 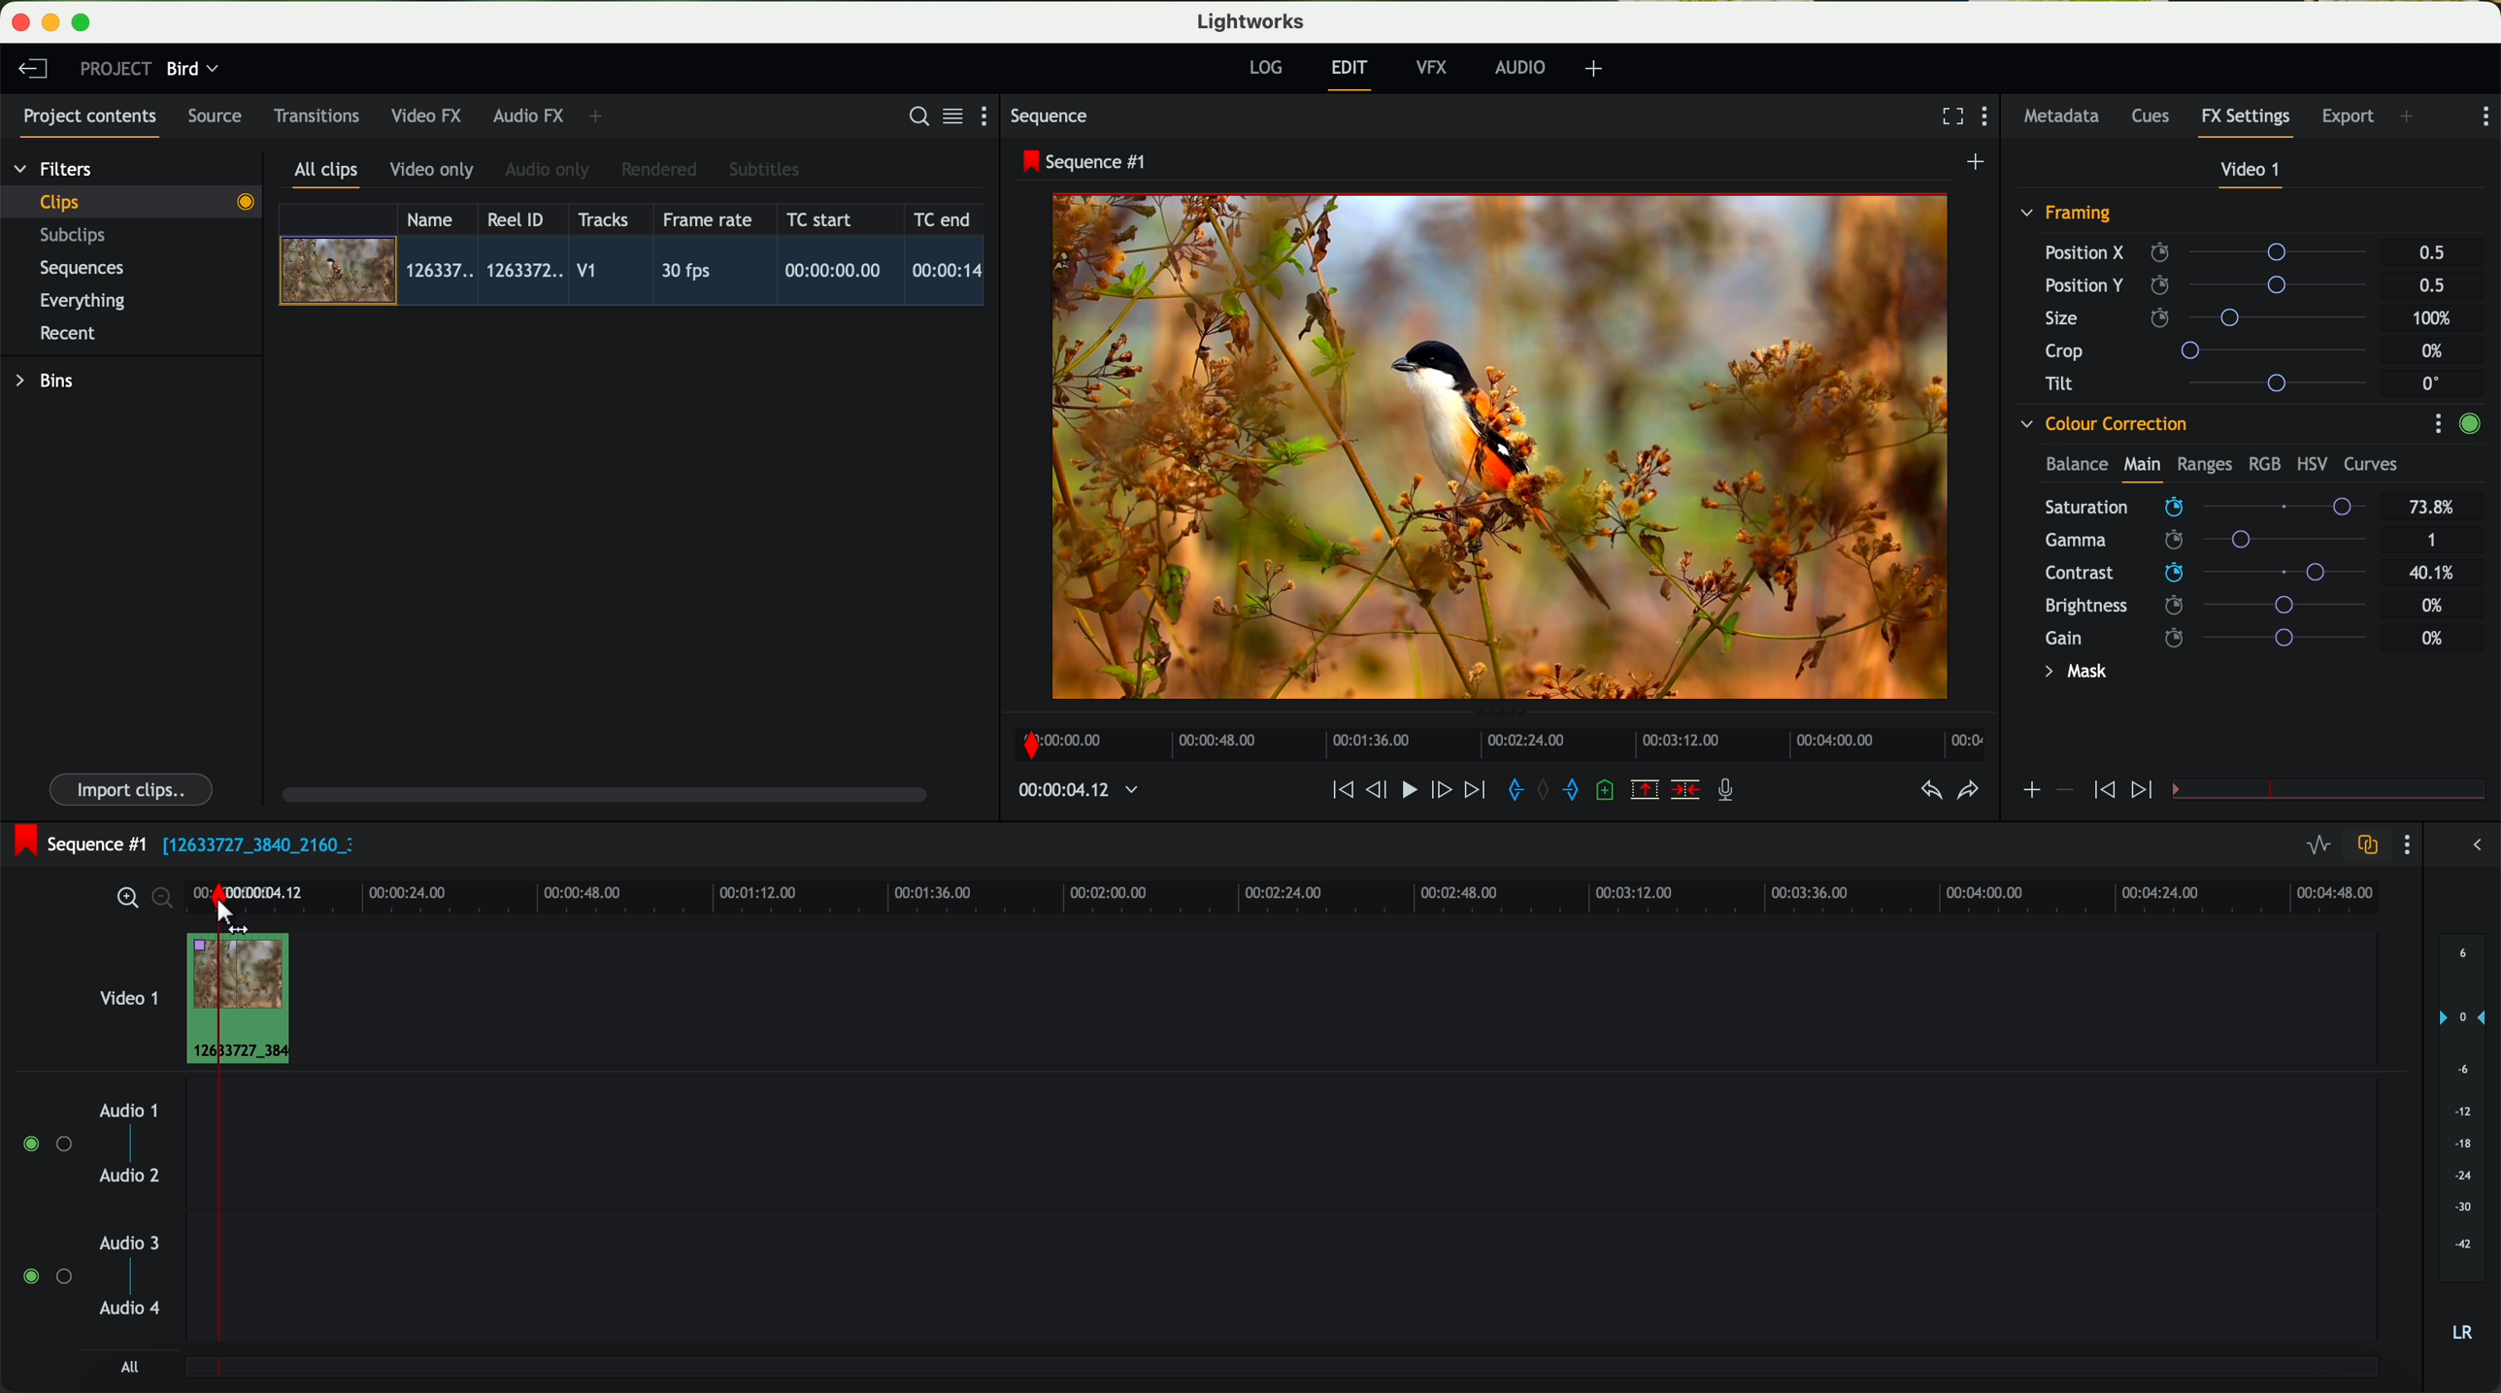 What do you see at coordinates (1608, 791) in the screenshot?
I see `add a cue at the current position` at bounding box center [1608, 791].